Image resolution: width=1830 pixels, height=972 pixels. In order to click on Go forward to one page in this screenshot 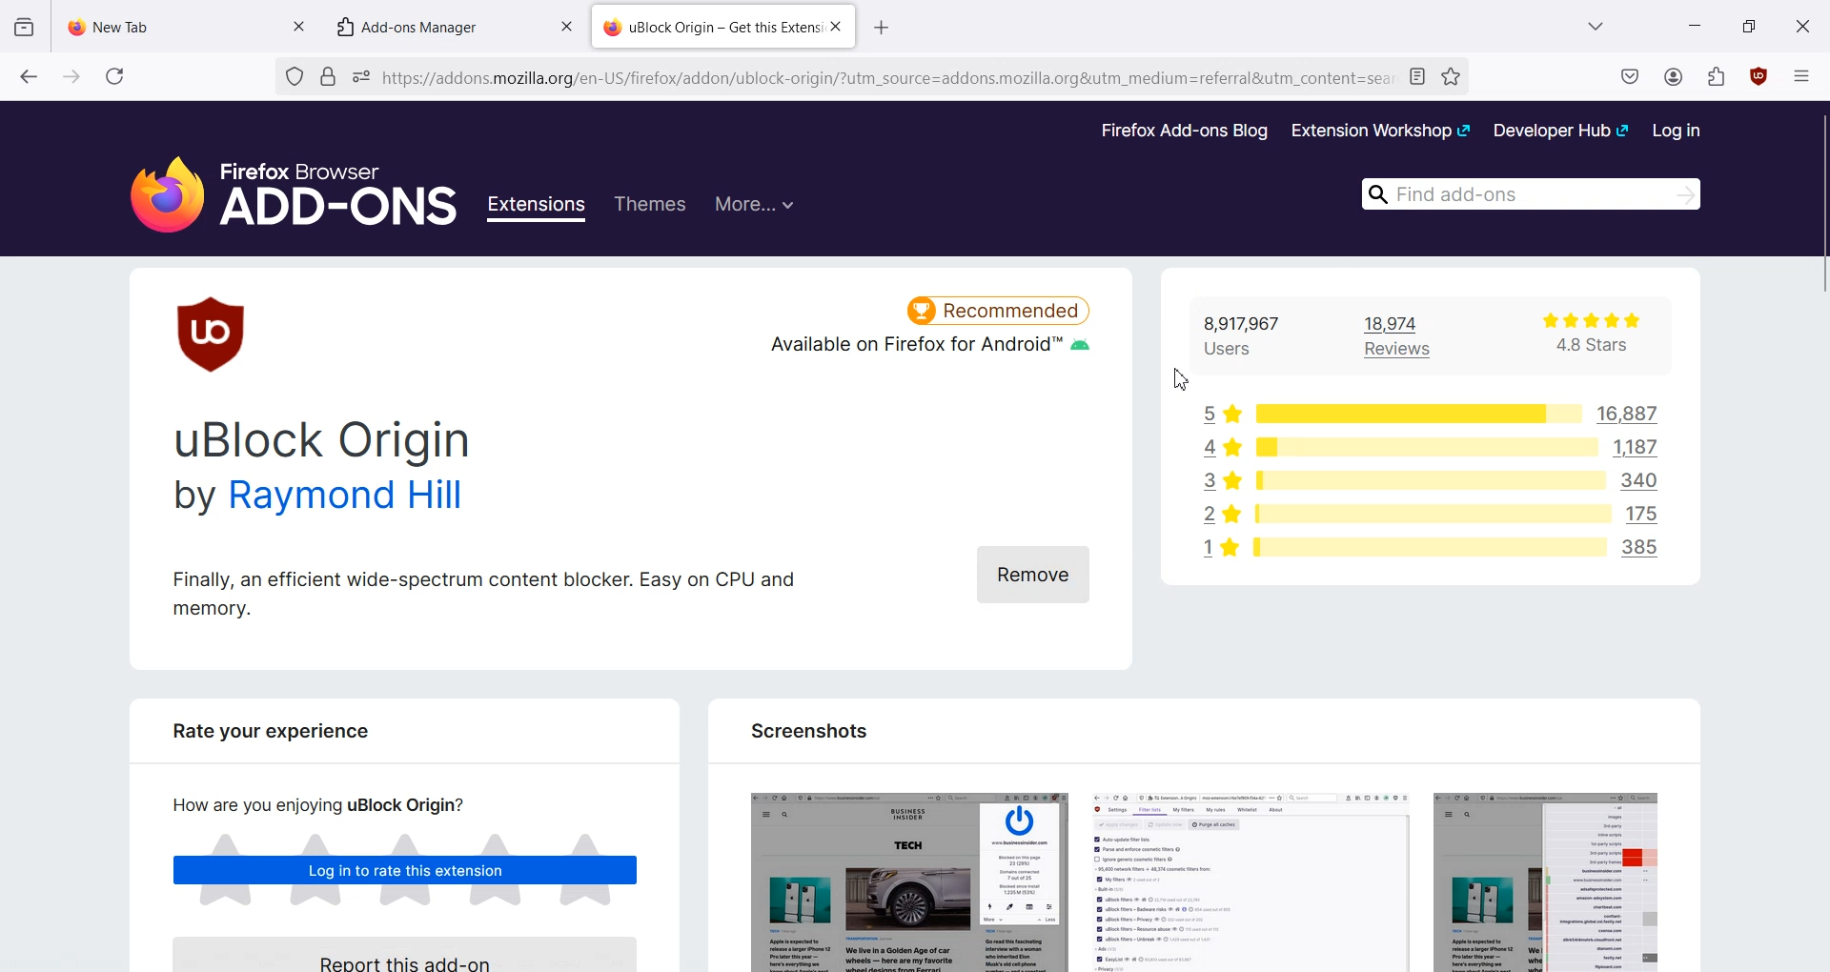, I will do `click(71, 75)`.